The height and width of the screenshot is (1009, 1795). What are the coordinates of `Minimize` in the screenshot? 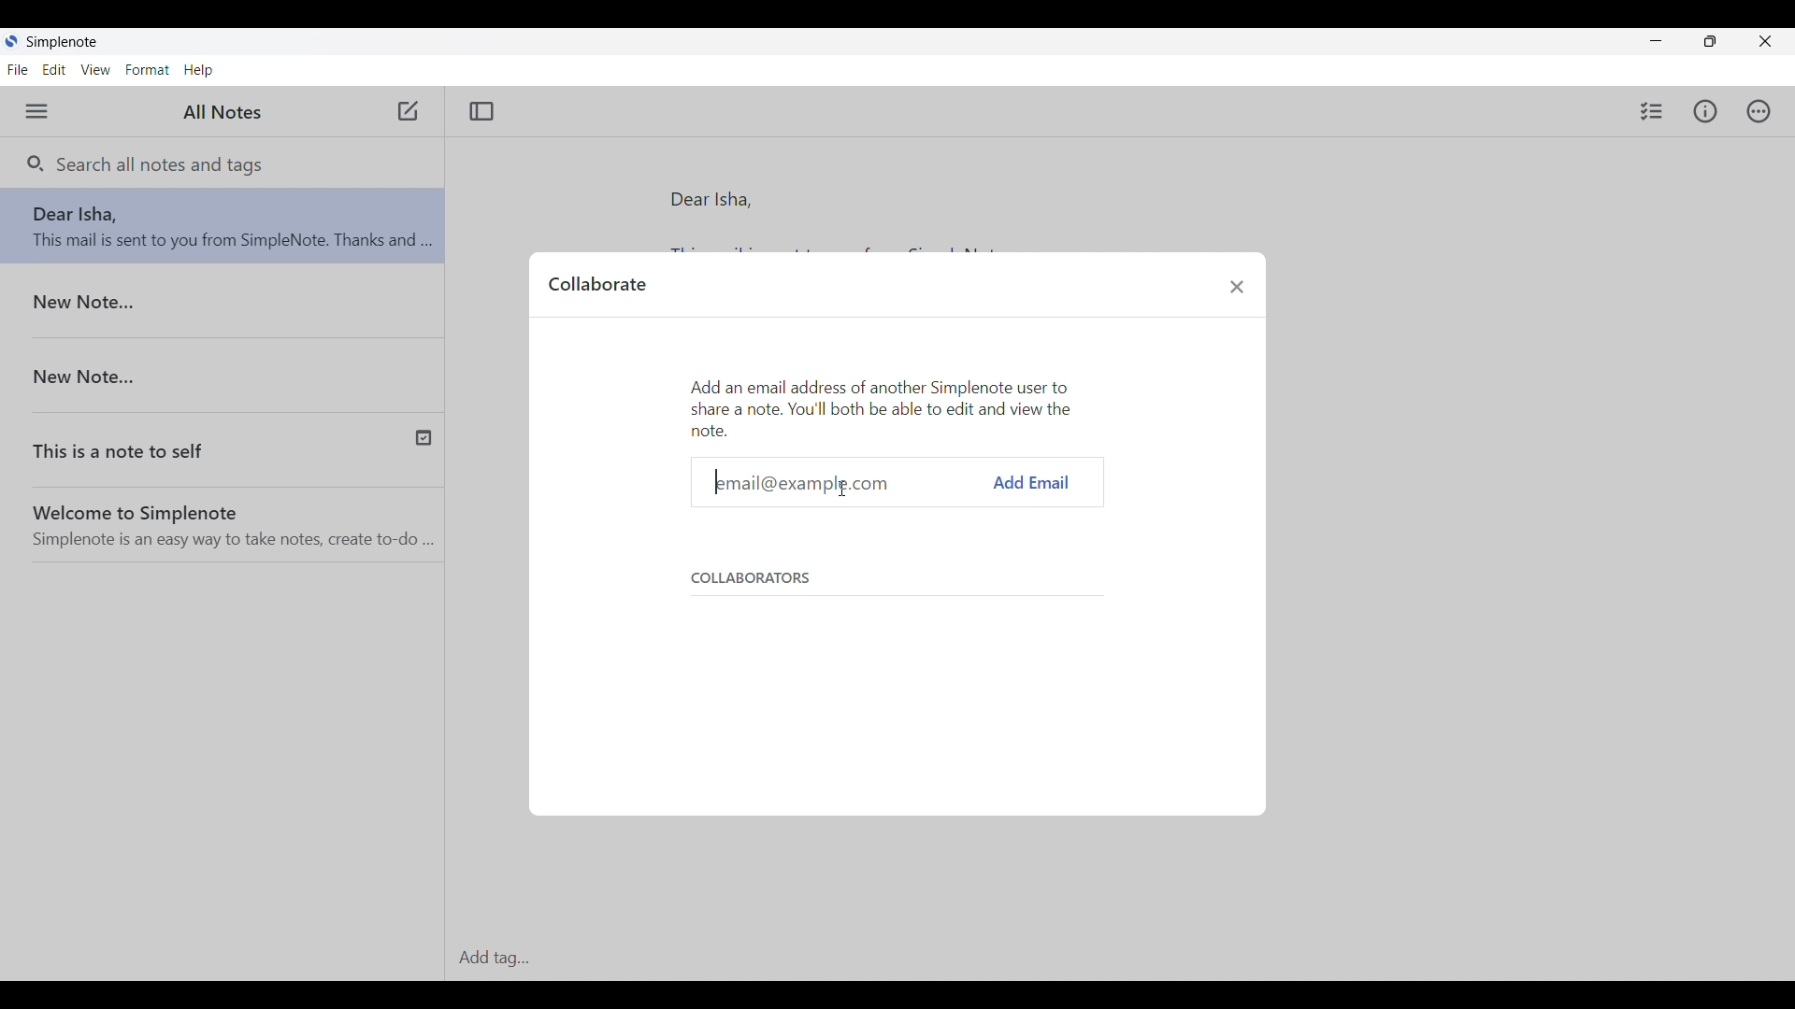 It's located at (1657, 36).